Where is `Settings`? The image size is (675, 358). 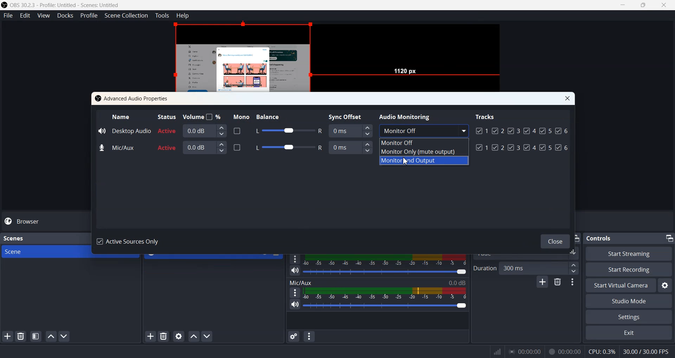 Settings is located at coordinates (628, 317).